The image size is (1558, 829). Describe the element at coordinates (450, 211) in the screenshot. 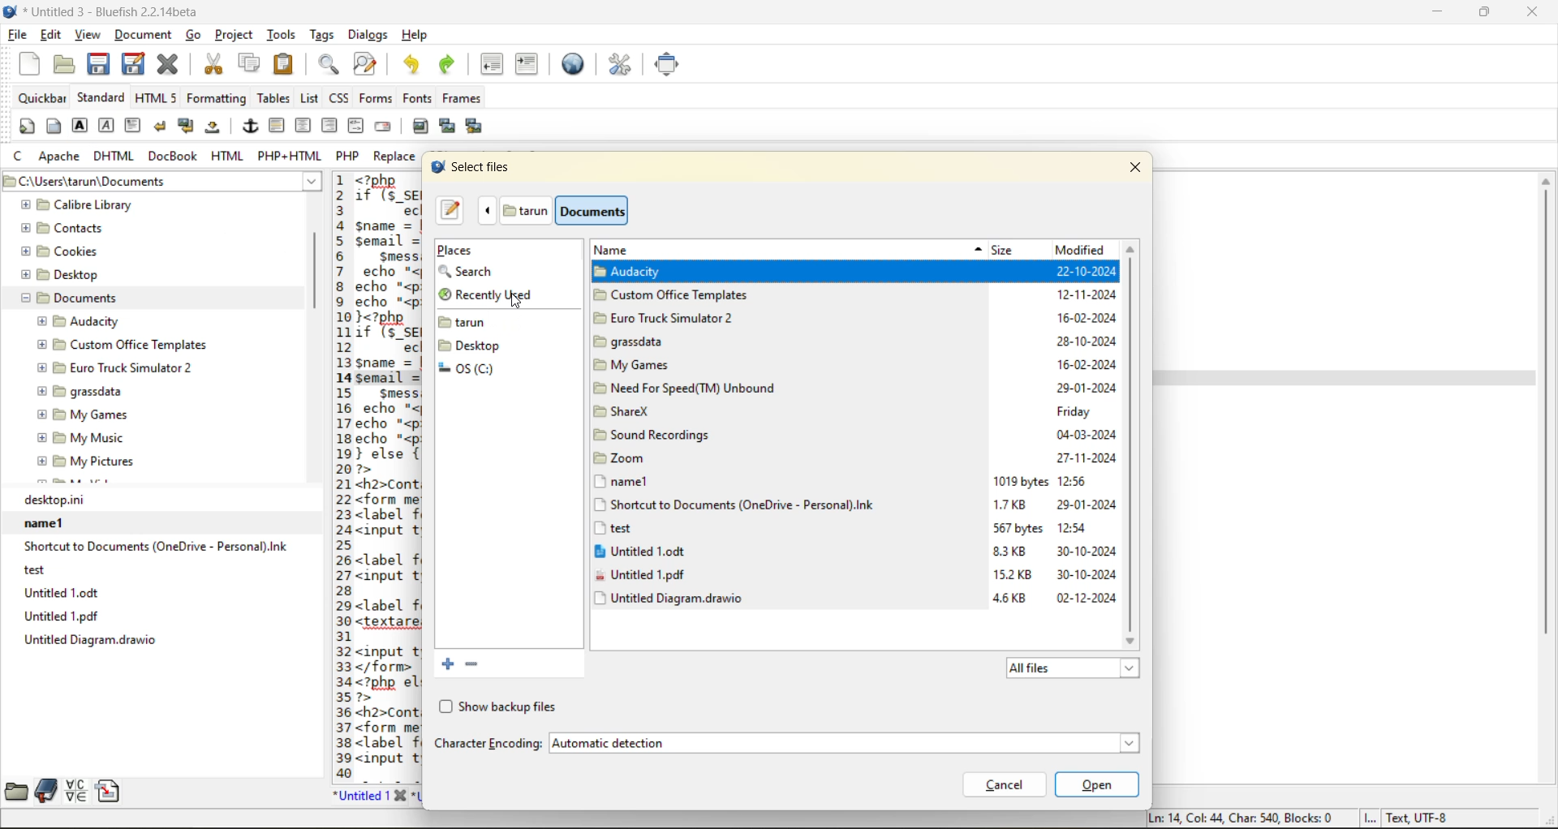

I see `type a file name` at that location.